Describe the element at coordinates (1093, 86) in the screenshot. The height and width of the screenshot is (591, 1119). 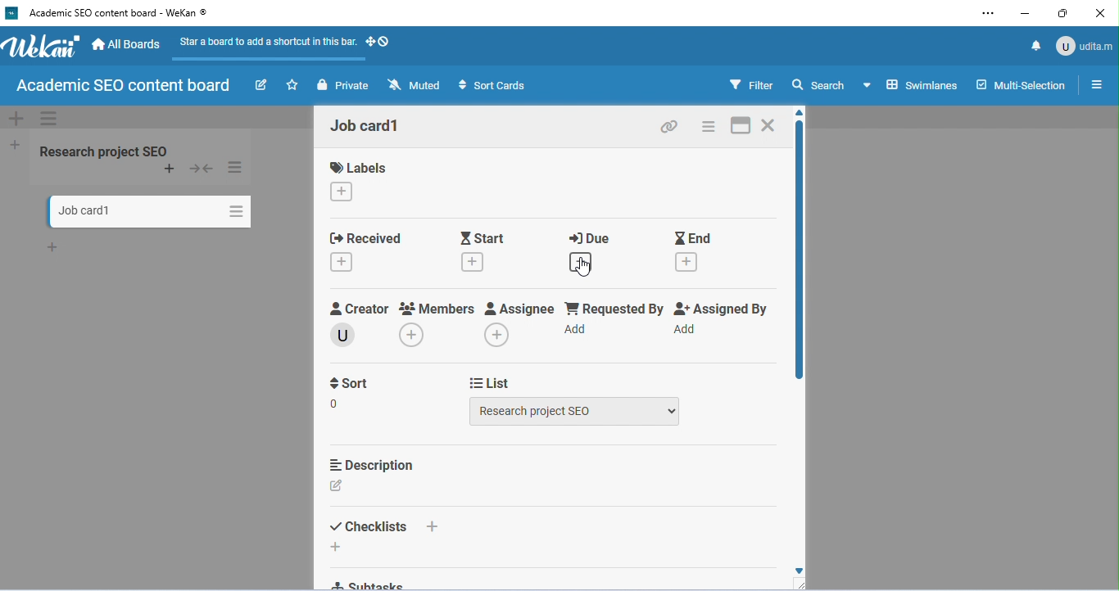
I see `open or close side bar` at that location.